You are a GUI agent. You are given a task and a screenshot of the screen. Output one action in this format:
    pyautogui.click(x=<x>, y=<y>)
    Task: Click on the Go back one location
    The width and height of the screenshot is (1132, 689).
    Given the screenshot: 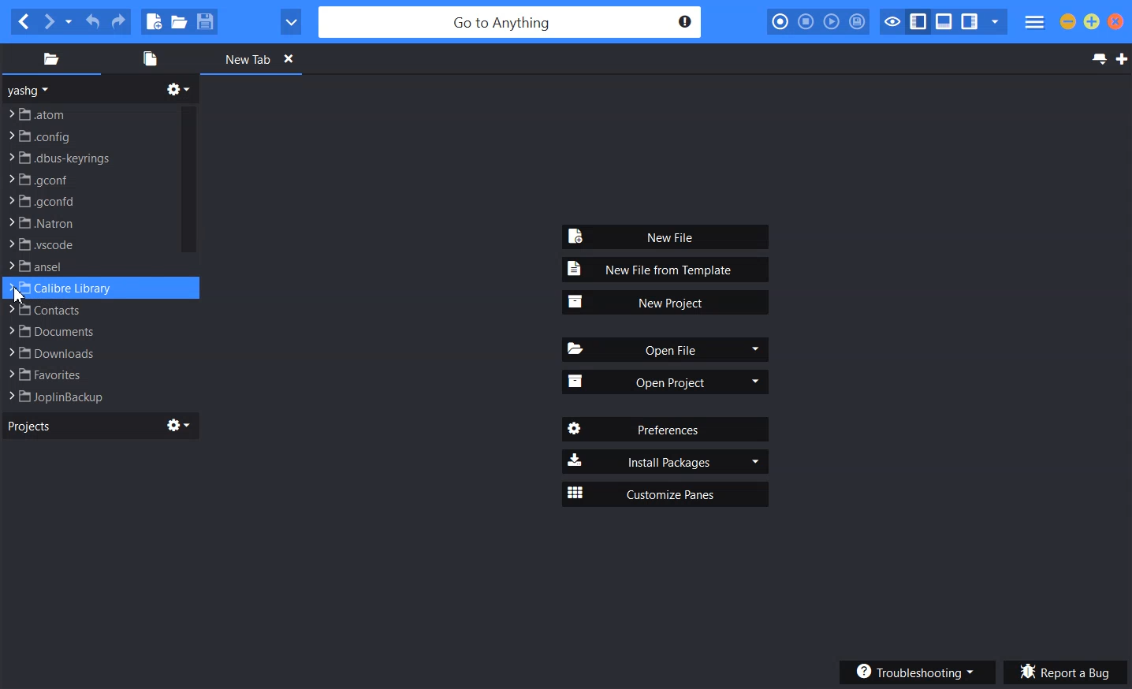 What is the action you would take?
    pyautogui.click(x=23, y=22)
    